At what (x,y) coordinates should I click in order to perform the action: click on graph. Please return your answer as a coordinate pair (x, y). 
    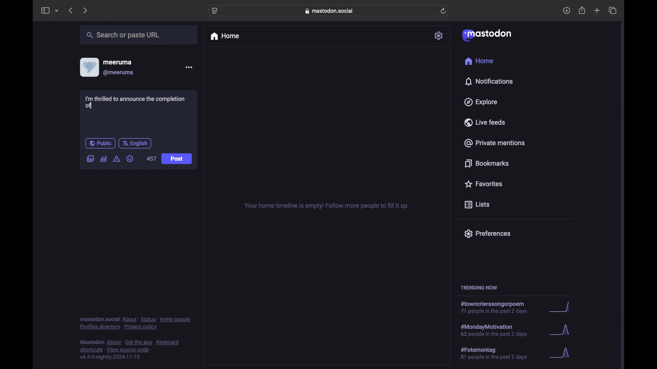
    Looking at the image, I should click on (562, 331).